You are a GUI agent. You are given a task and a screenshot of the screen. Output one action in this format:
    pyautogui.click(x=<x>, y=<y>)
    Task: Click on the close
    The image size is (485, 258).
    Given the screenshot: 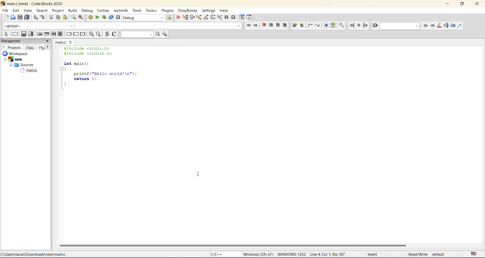 What is the action you would take?
    pyautogui.click(x=47, y=41)
    